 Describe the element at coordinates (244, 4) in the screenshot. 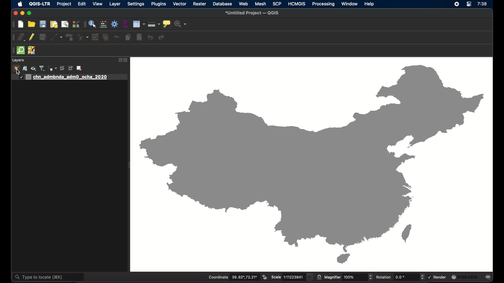

I see `web` at that location.